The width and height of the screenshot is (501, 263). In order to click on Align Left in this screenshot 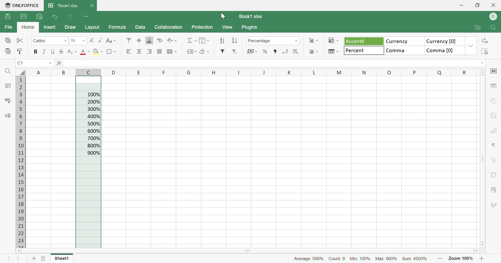, I will do `click(128, 51)`.